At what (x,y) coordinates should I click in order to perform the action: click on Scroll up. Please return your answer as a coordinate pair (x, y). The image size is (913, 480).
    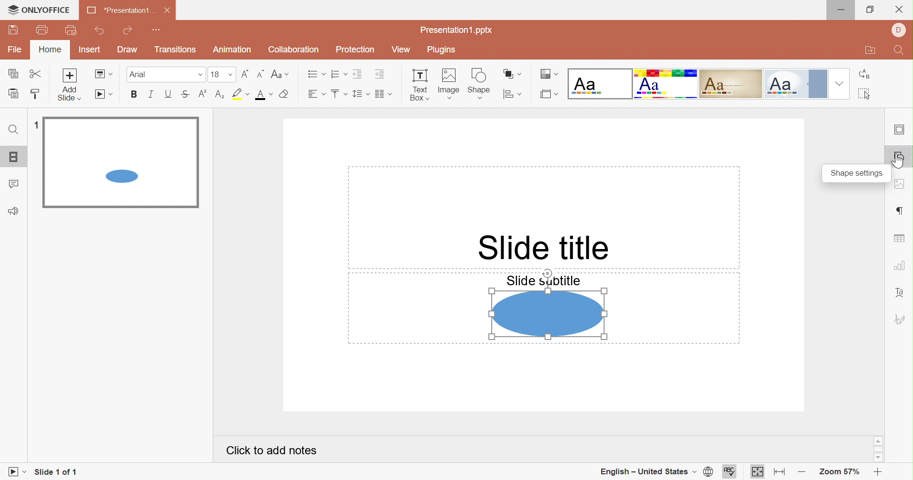
    Looking at the image, I should click on (878, 441).